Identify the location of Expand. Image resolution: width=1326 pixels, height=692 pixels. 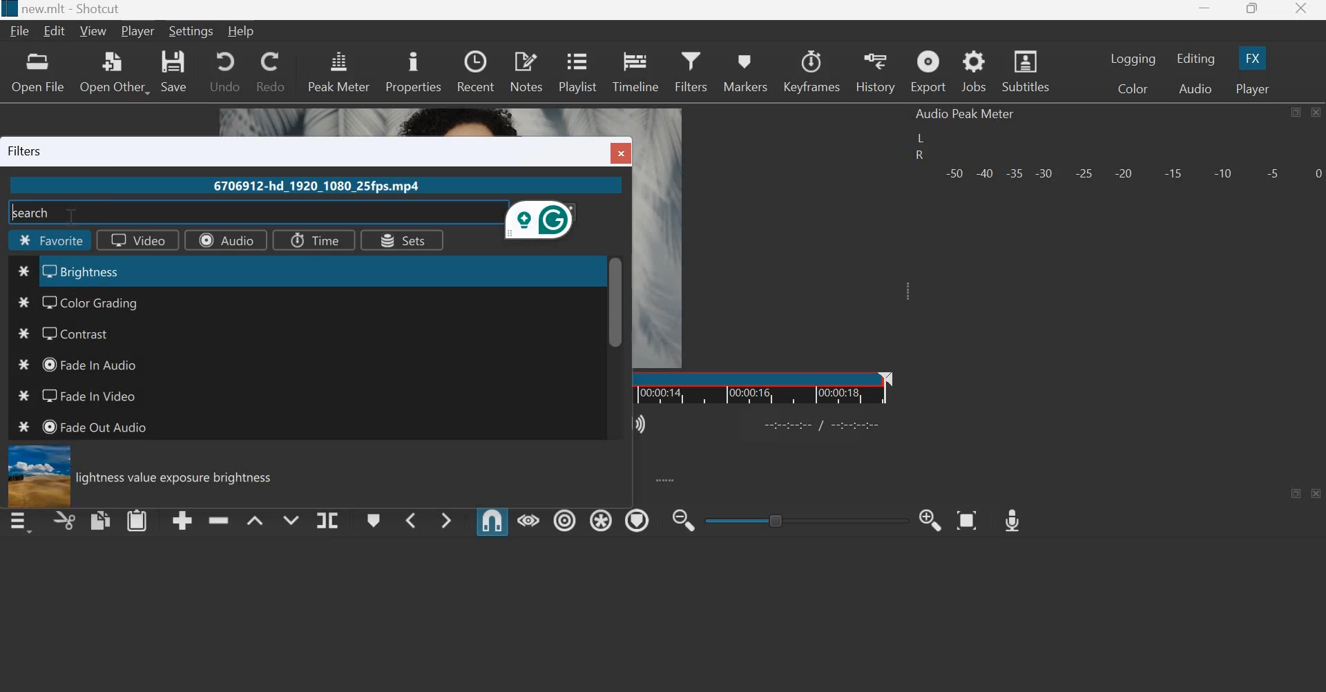
(905, 291).